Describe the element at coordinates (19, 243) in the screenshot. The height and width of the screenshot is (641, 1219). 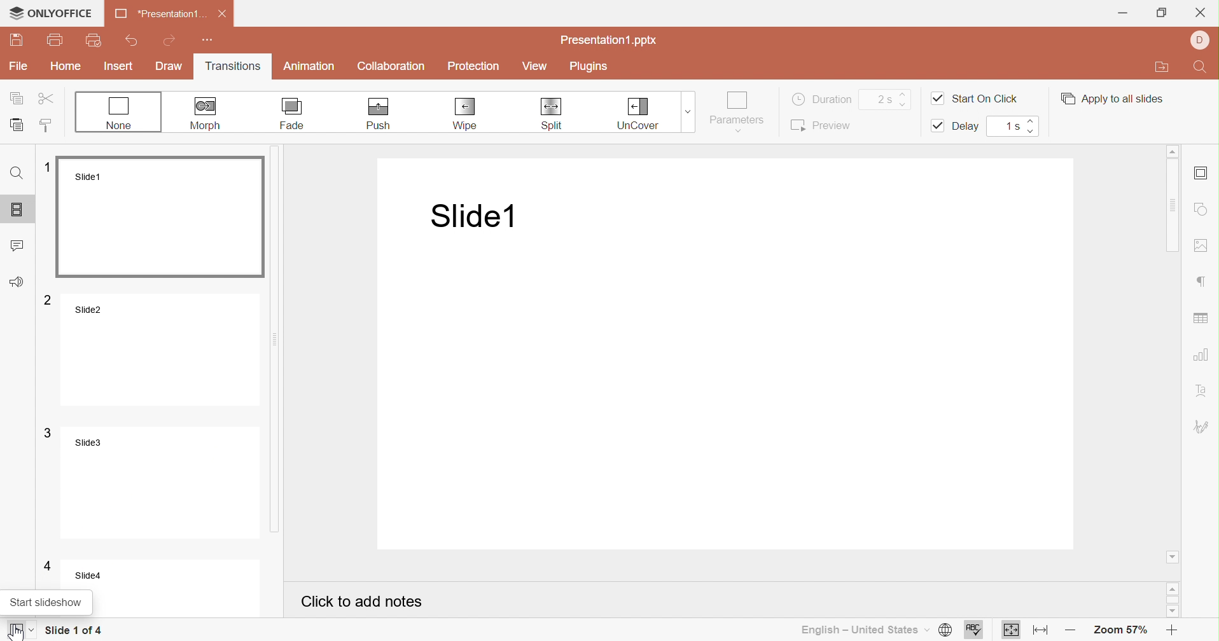
I see `Comments` at that location.